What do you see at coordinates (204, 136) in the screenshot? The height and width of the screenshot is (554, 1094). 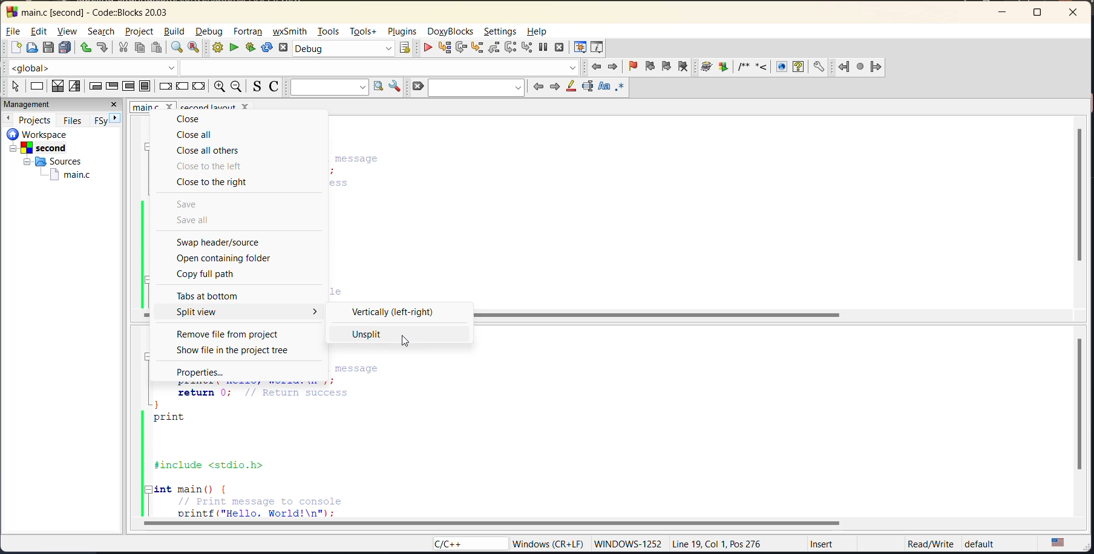 I see `close all` at bounding box center [204, 136].